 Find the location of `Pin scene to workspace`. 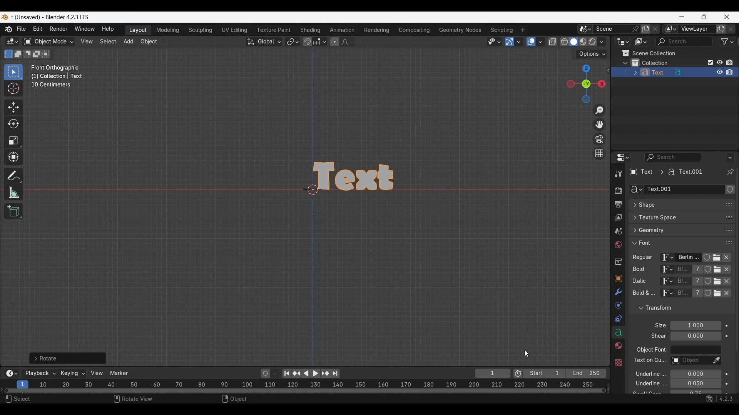

Pin scene to workspace is located at coordinates (617, 29).